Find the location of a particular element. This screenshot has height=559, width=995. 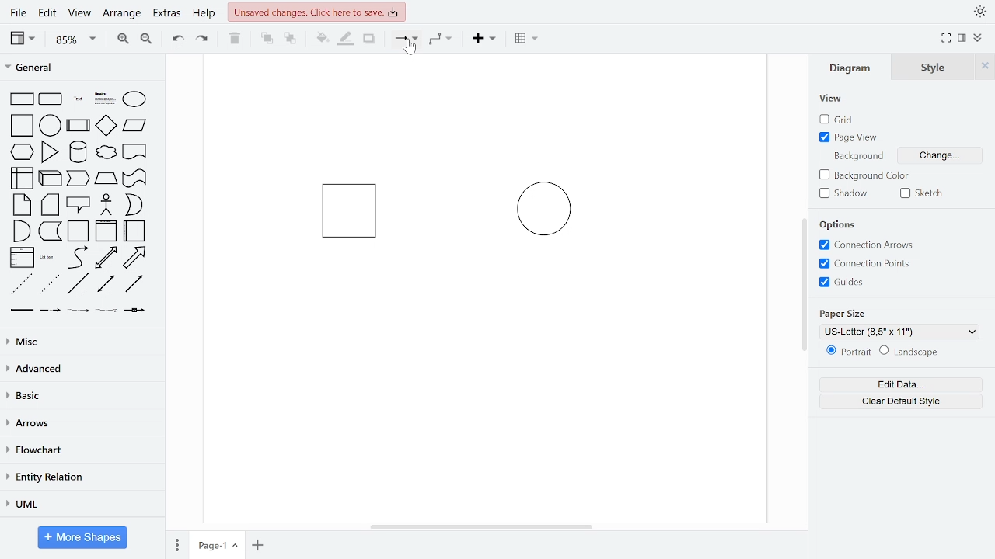

edit is located at coordinates (47, 14).